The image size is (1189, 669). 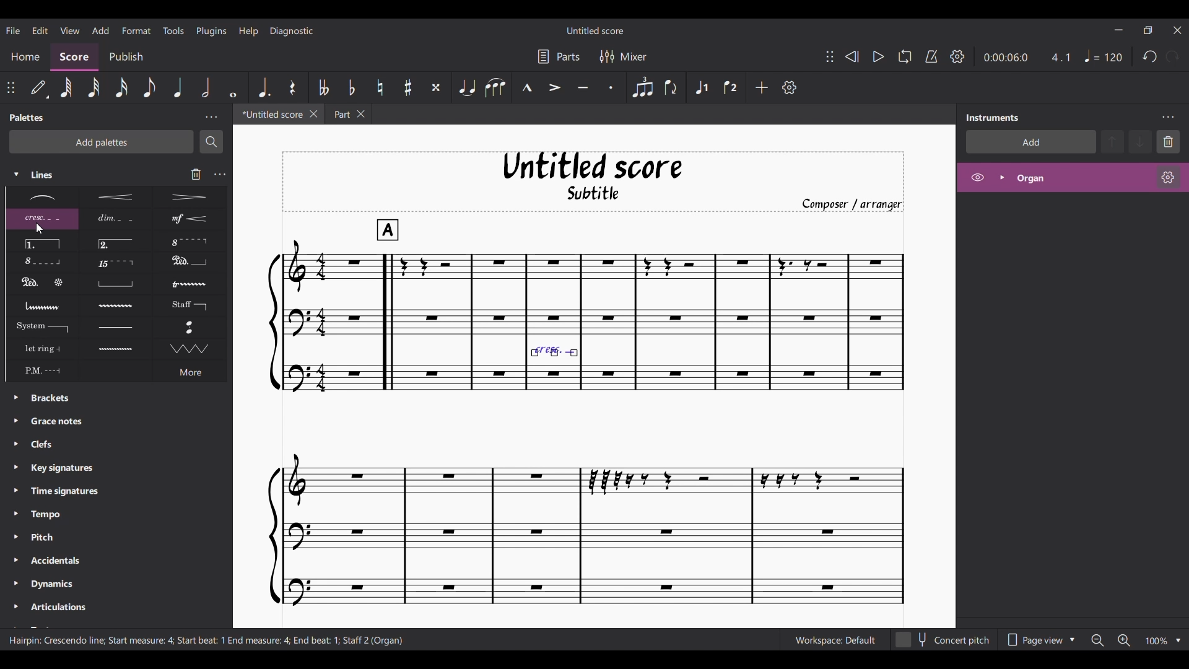 What do you see at coordinates (75, 58) in the screenshot?
I see `Score, current section highlighted` at bounding box center [75, 58].